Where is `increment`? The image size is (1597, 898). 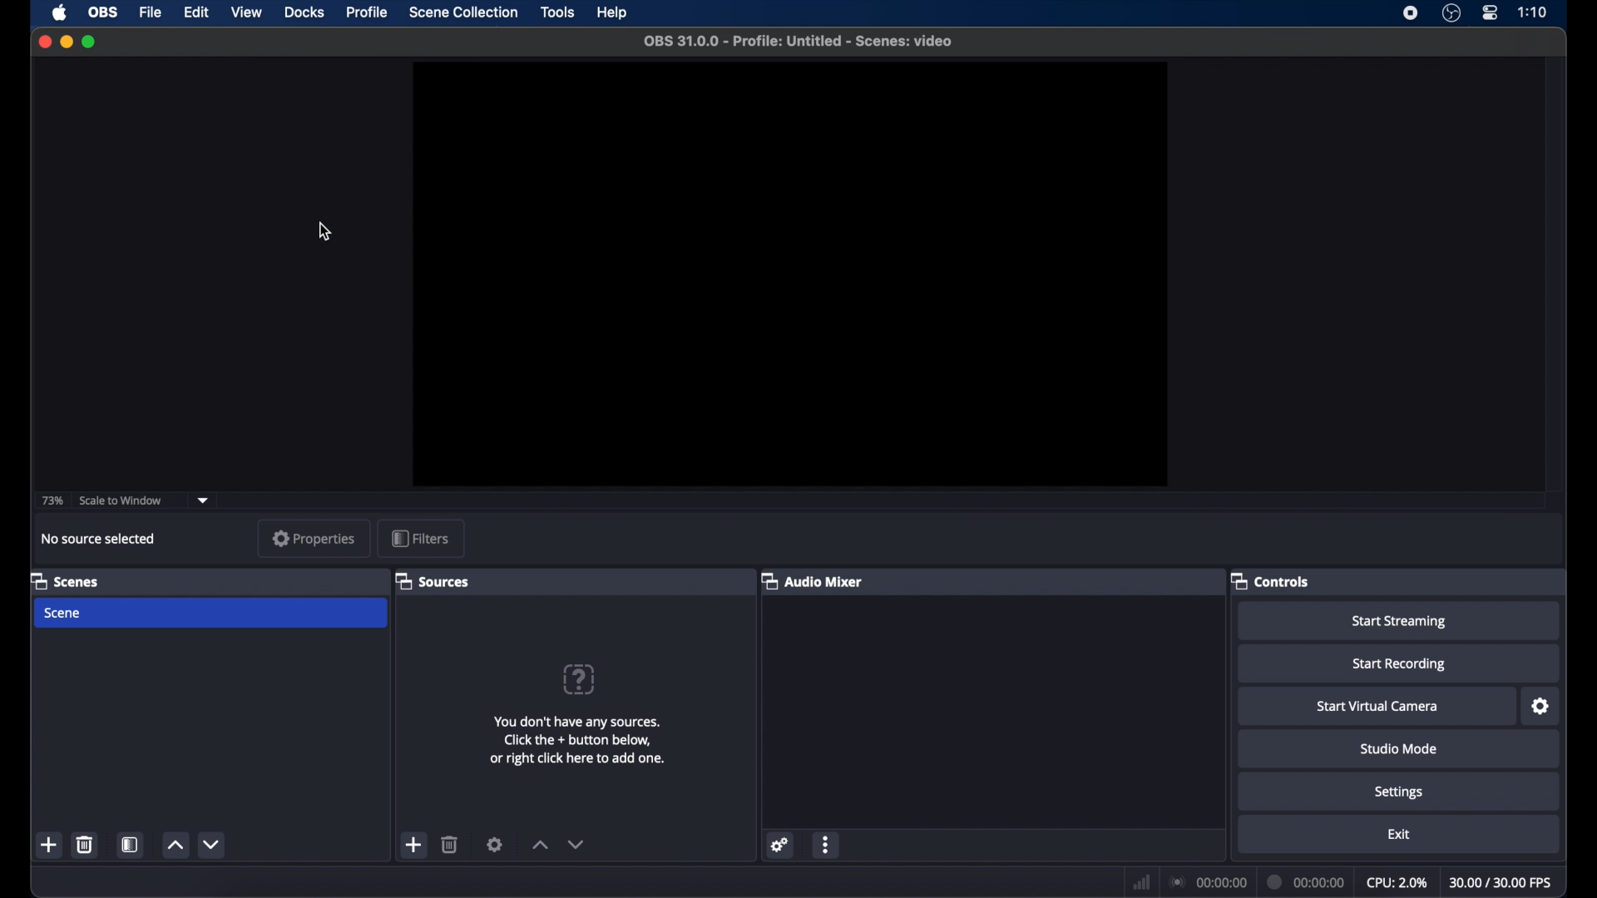 increment is located at coordinates (538, 843).